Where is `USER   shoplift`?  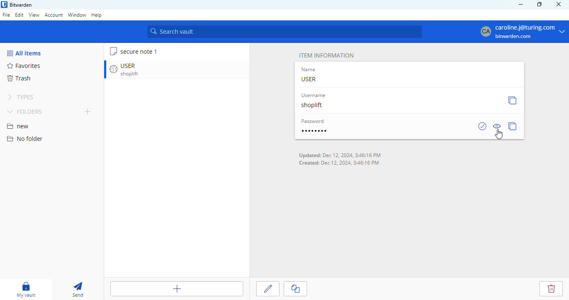 USER   shoplift is located at coordinates (132, 70).